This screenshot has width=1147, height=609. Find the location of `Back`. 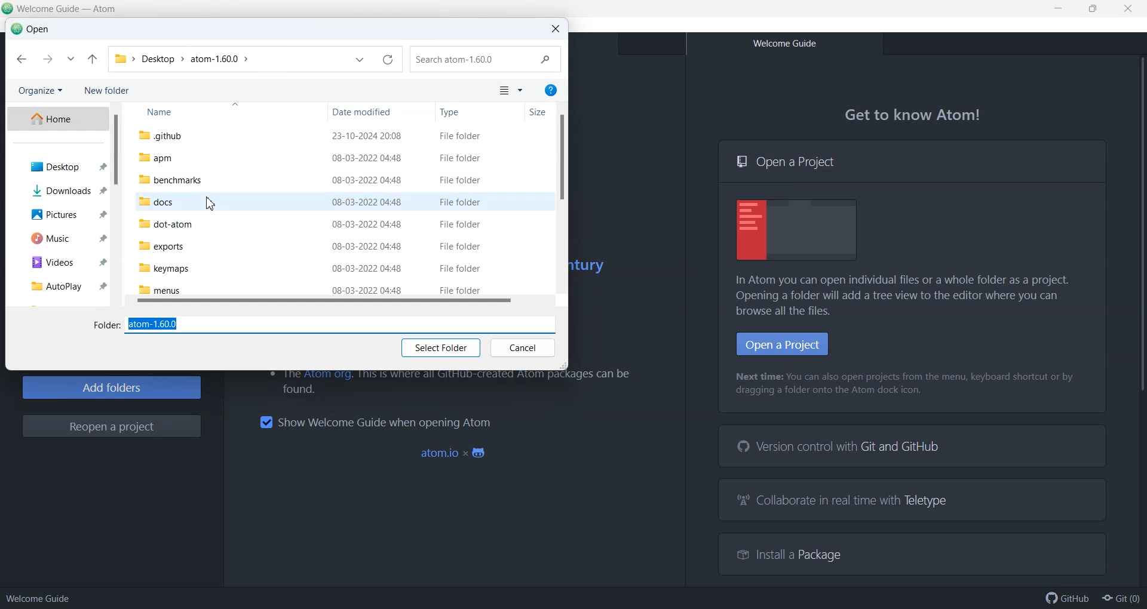

Back is located at coordinates (22, 60).